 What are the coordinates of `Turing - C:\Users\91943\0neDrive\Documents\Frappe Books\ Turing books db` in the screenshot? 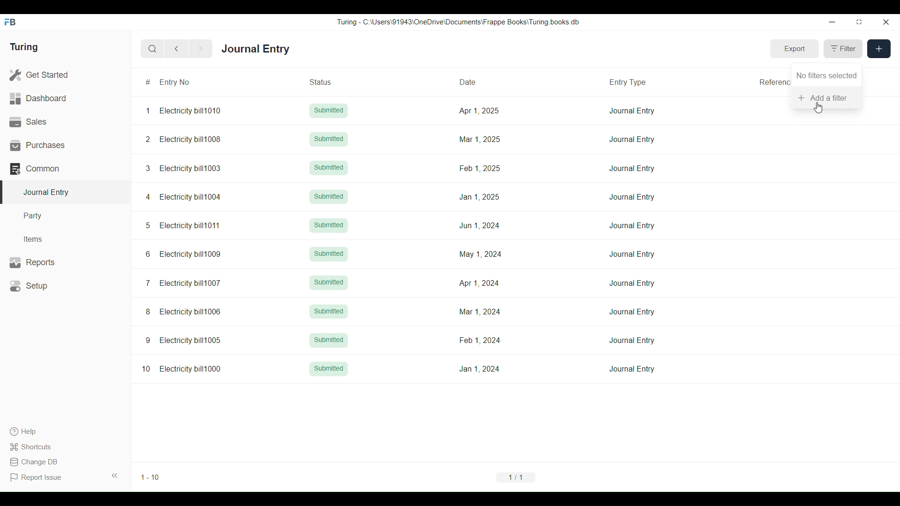 It's located at (457, 22).